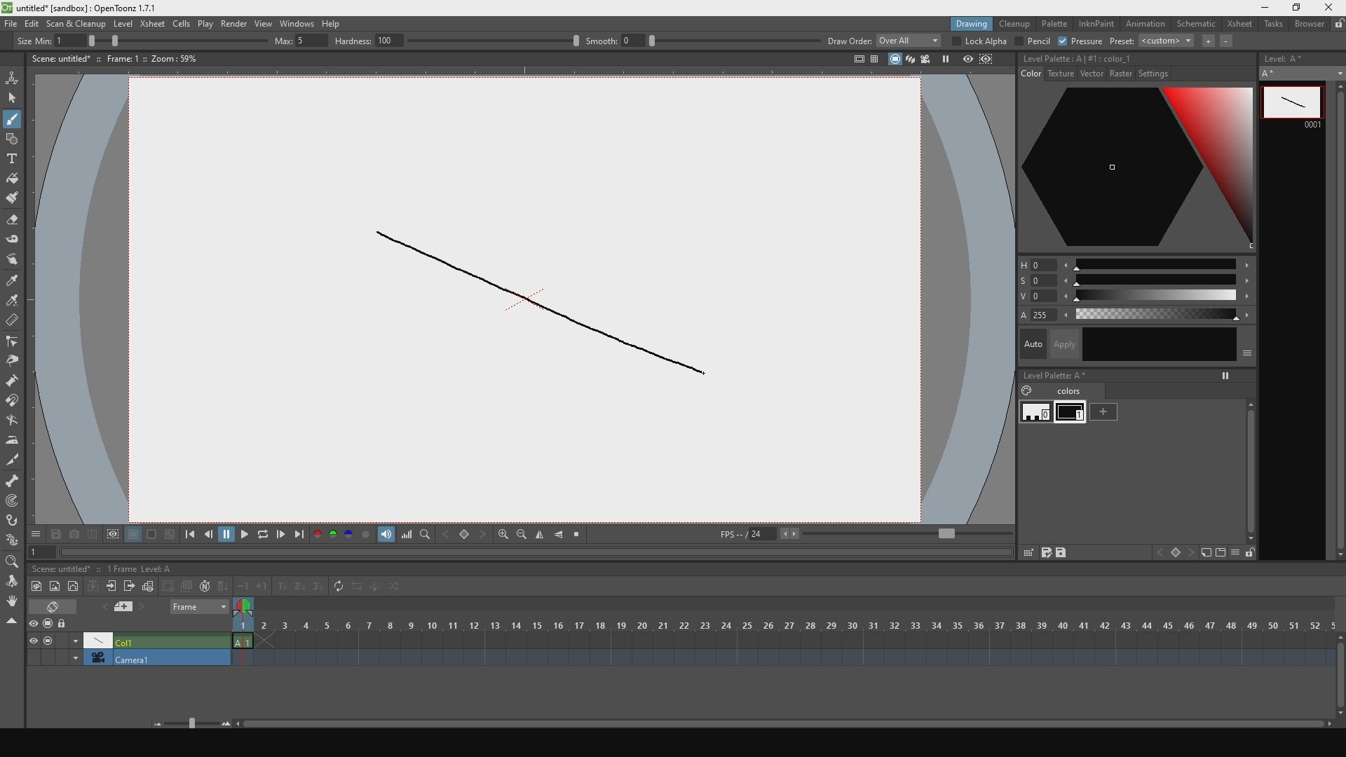  I want to click on tape, so click(14, 242).